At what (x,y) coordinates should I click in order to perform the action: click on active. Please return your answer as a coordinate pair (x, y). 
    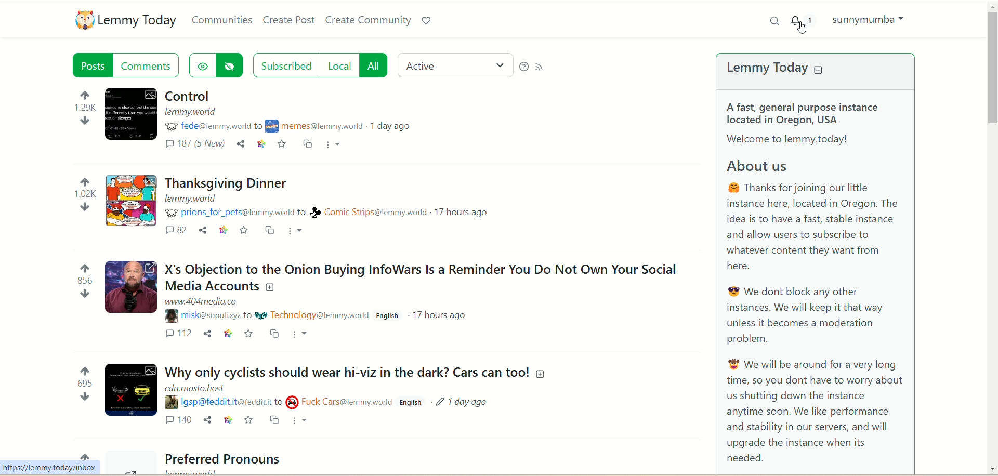
    Looking at the image, I should click on (454, 65).